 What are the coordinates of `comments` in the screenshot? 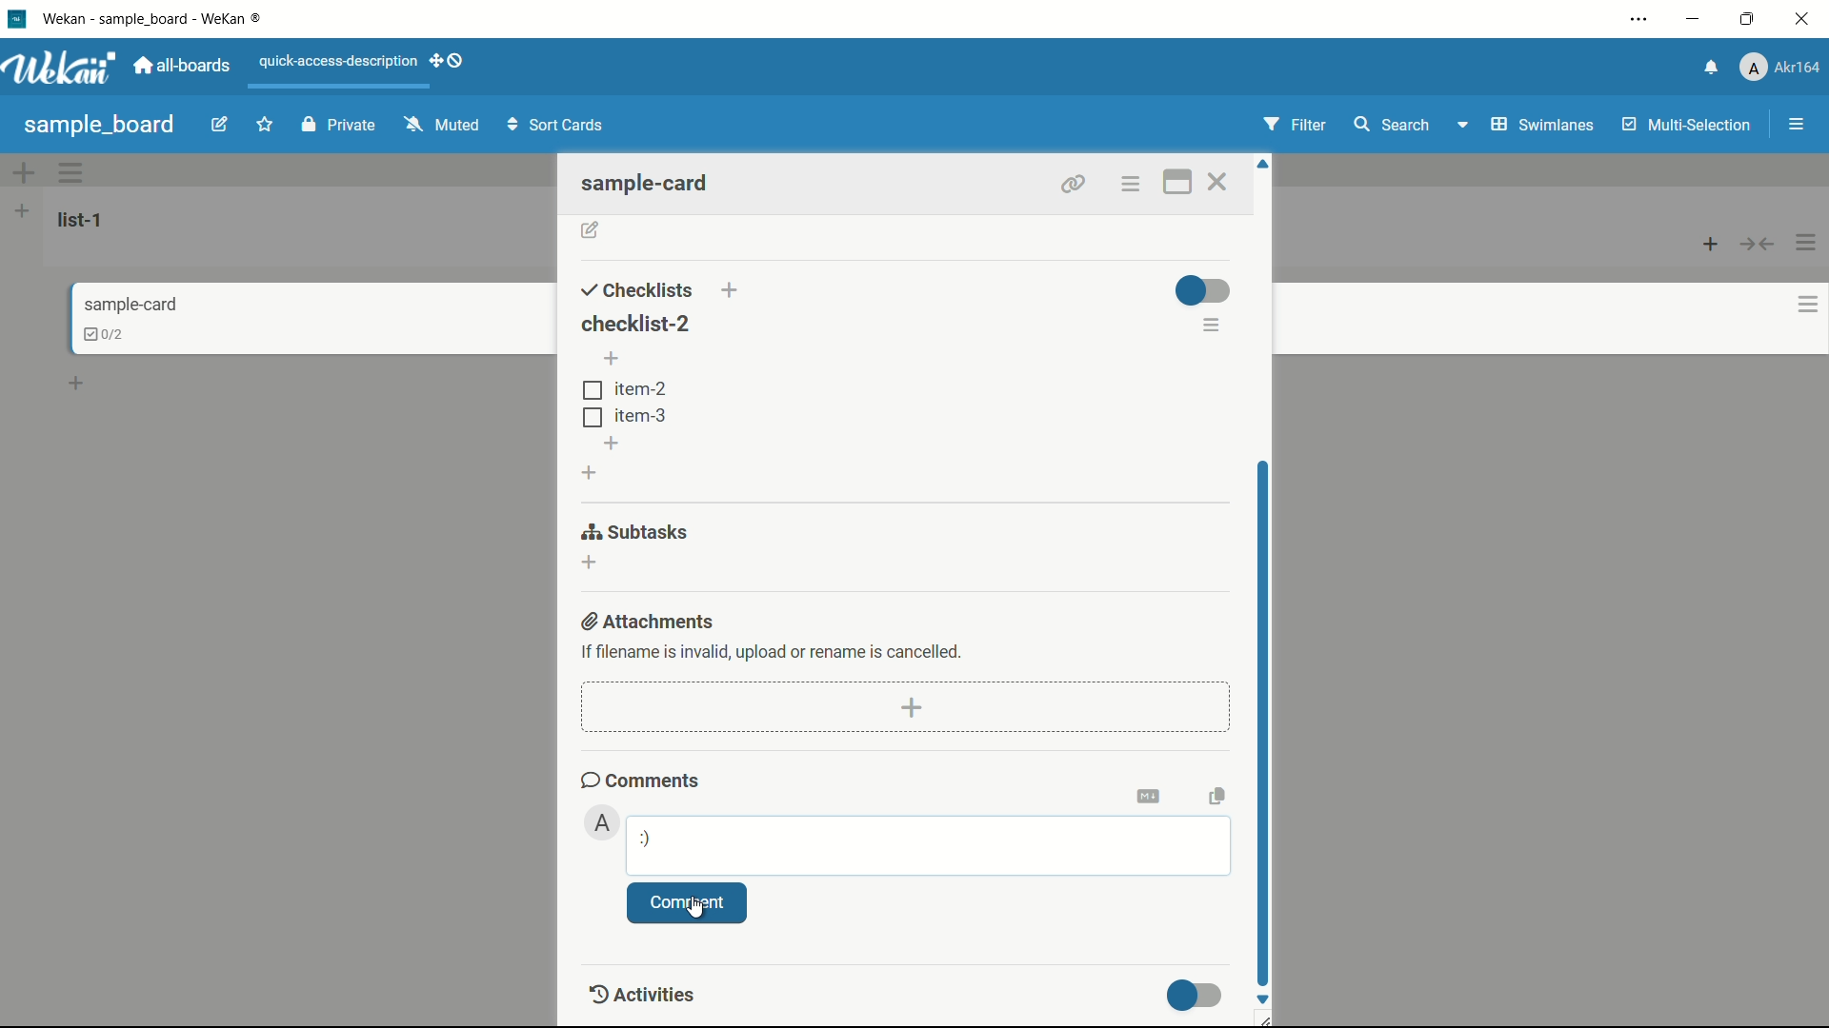 It's located at (641, 780).